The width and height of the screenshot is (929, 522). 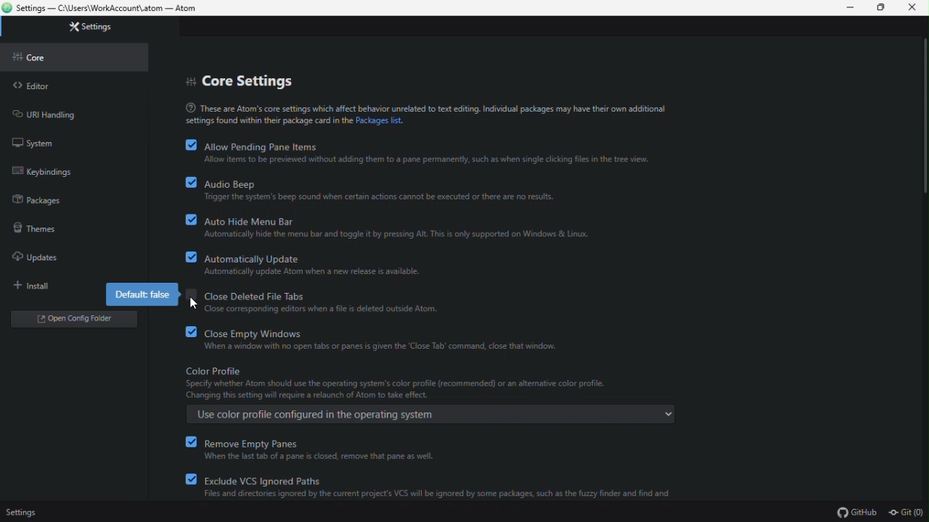 What do you see at coordinates (38, 200) in the screenshot?
I see `packages` at bounding box center [38, 200].